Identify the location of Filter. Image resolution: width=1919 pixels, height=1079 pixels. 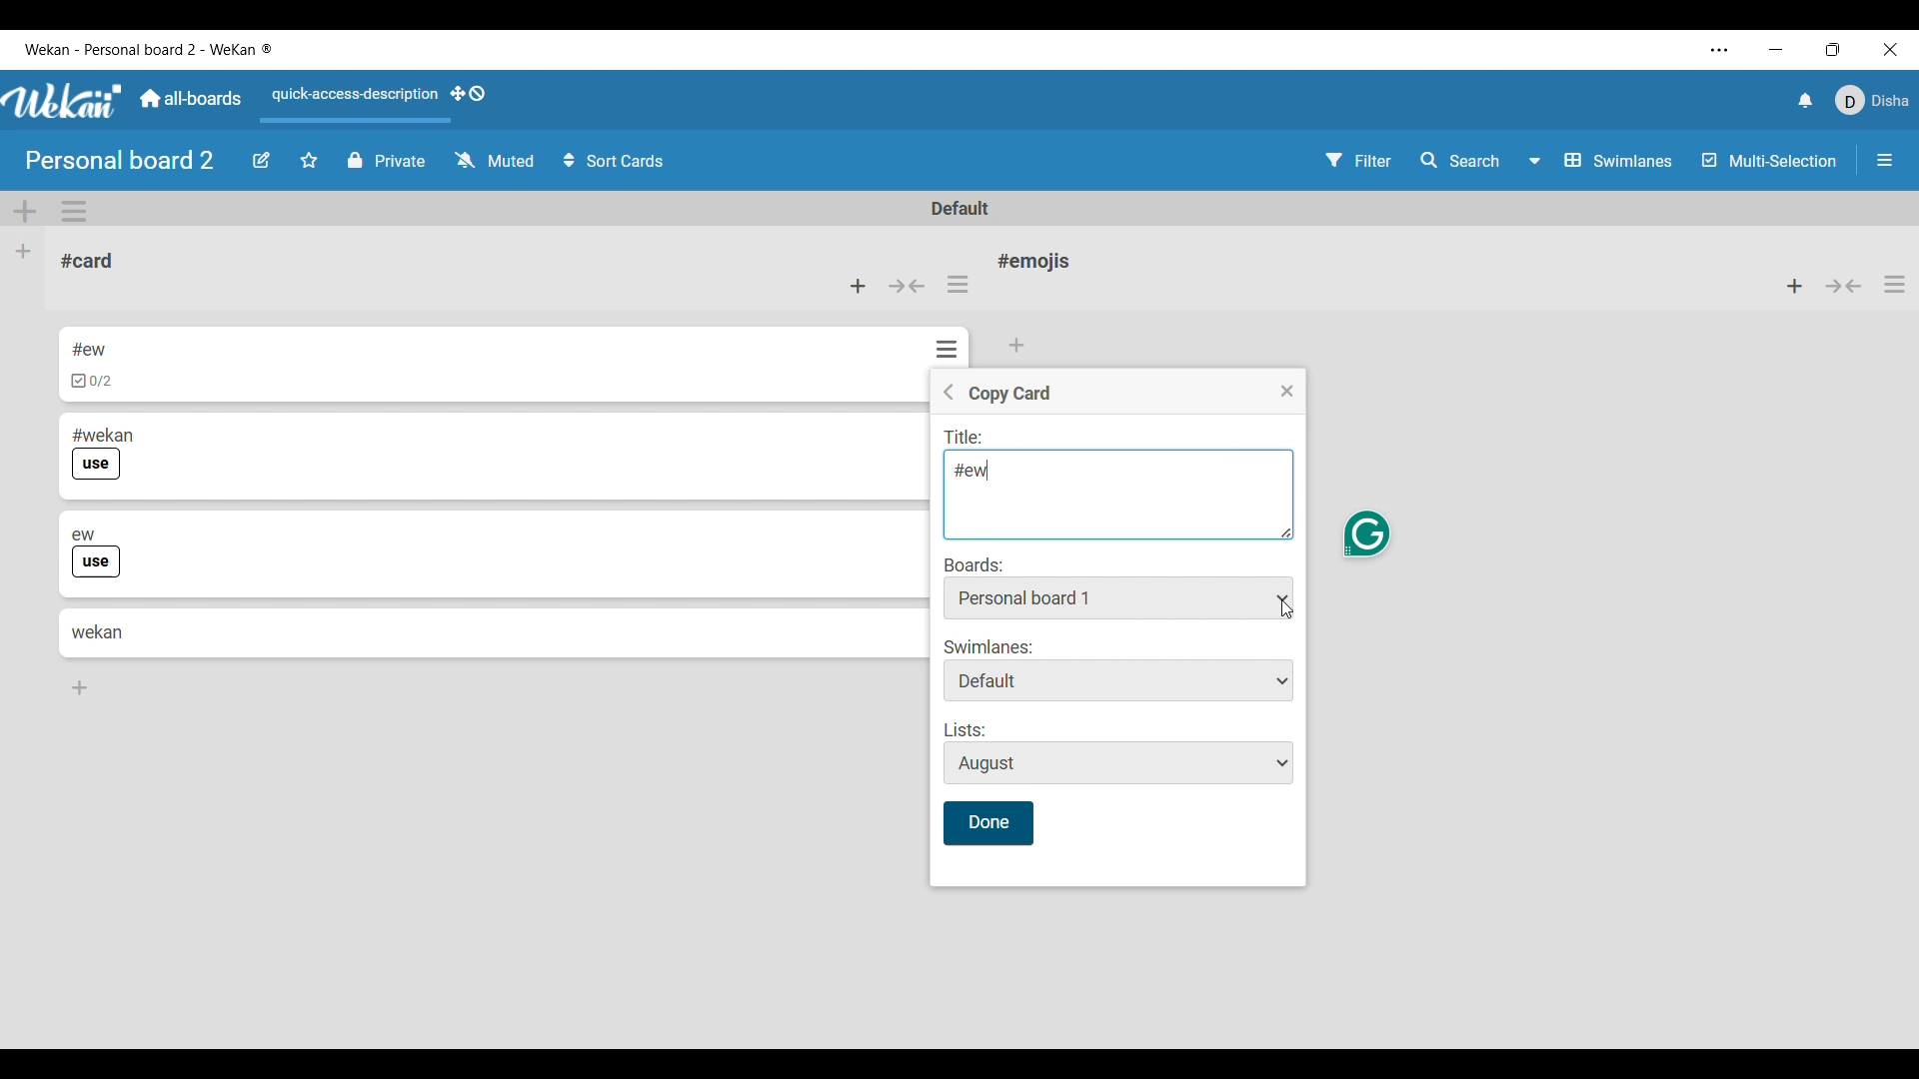
(1359, 160).